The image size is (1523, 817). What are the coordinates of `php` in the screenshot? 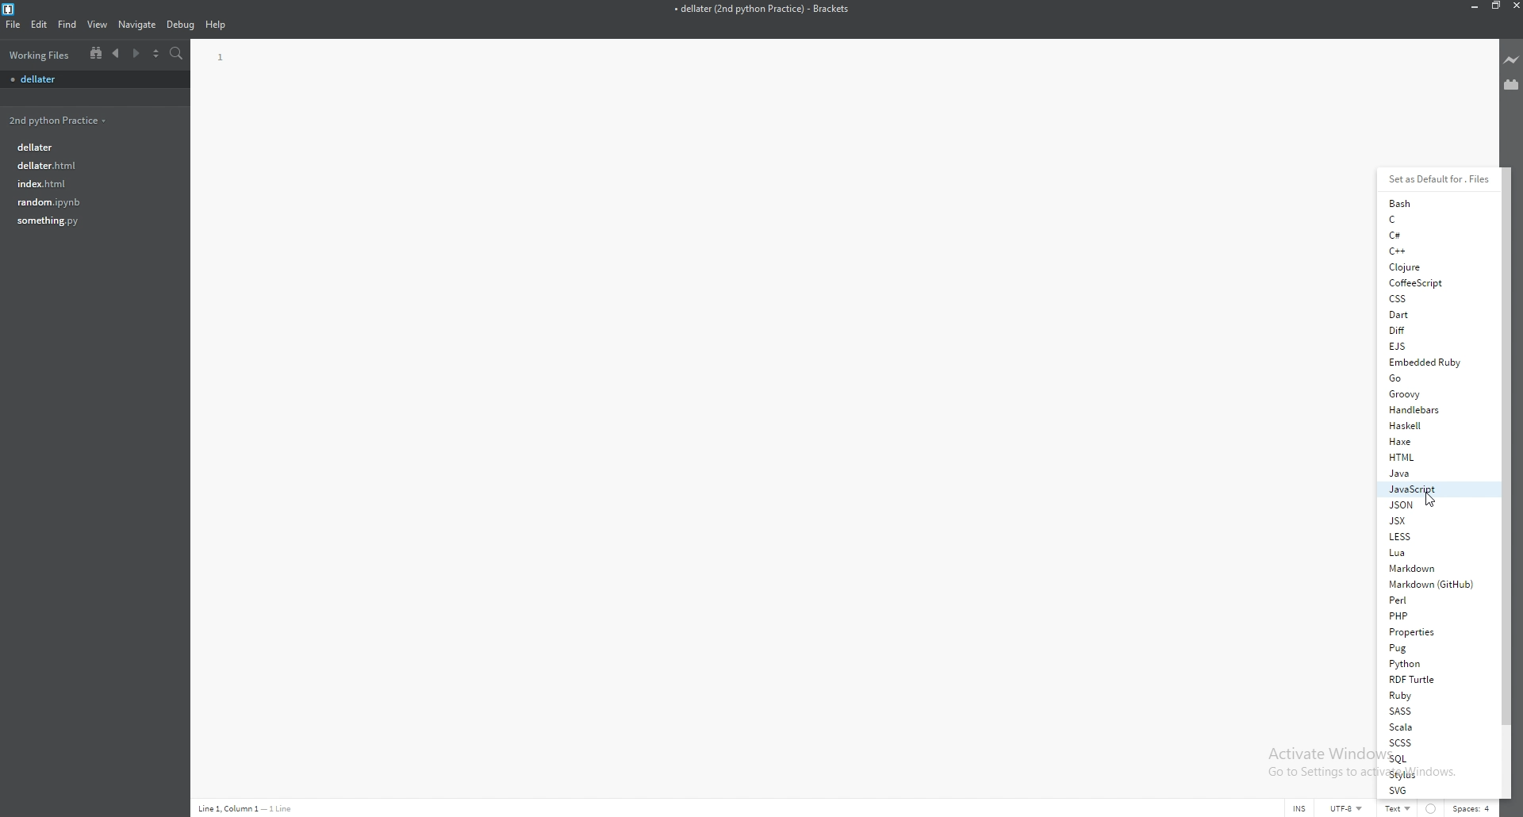 It's located at (1433, 616).